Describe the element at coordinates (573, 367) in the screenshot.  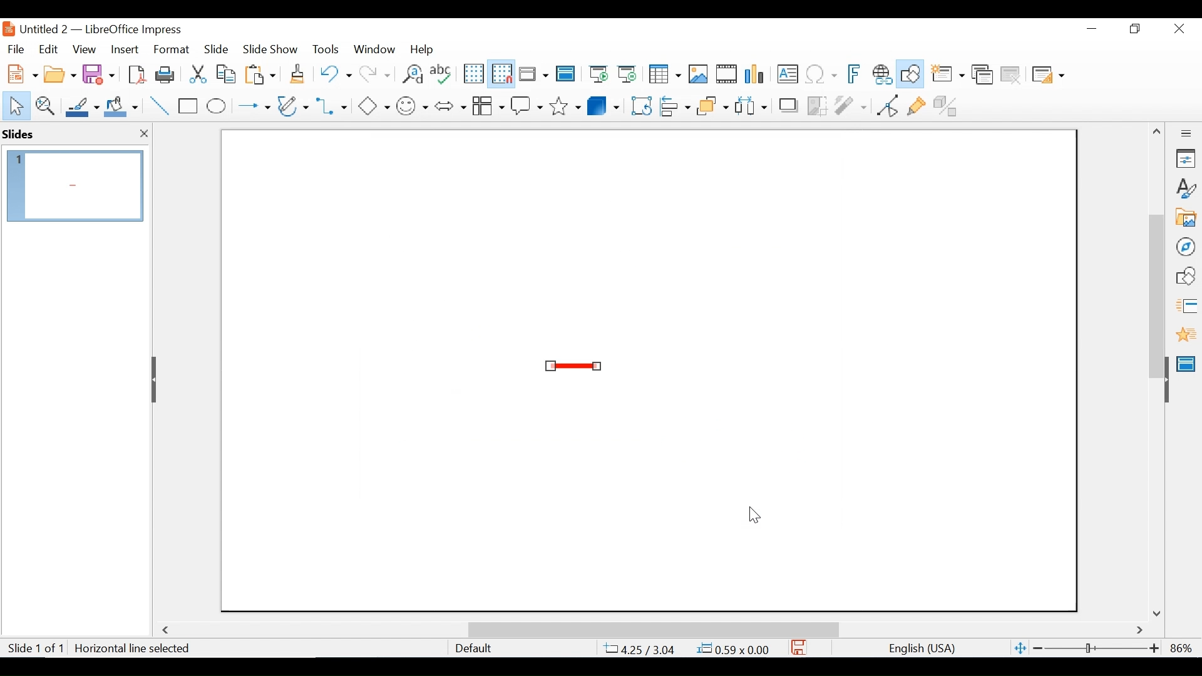
I see `Horizontal Line` at that location.